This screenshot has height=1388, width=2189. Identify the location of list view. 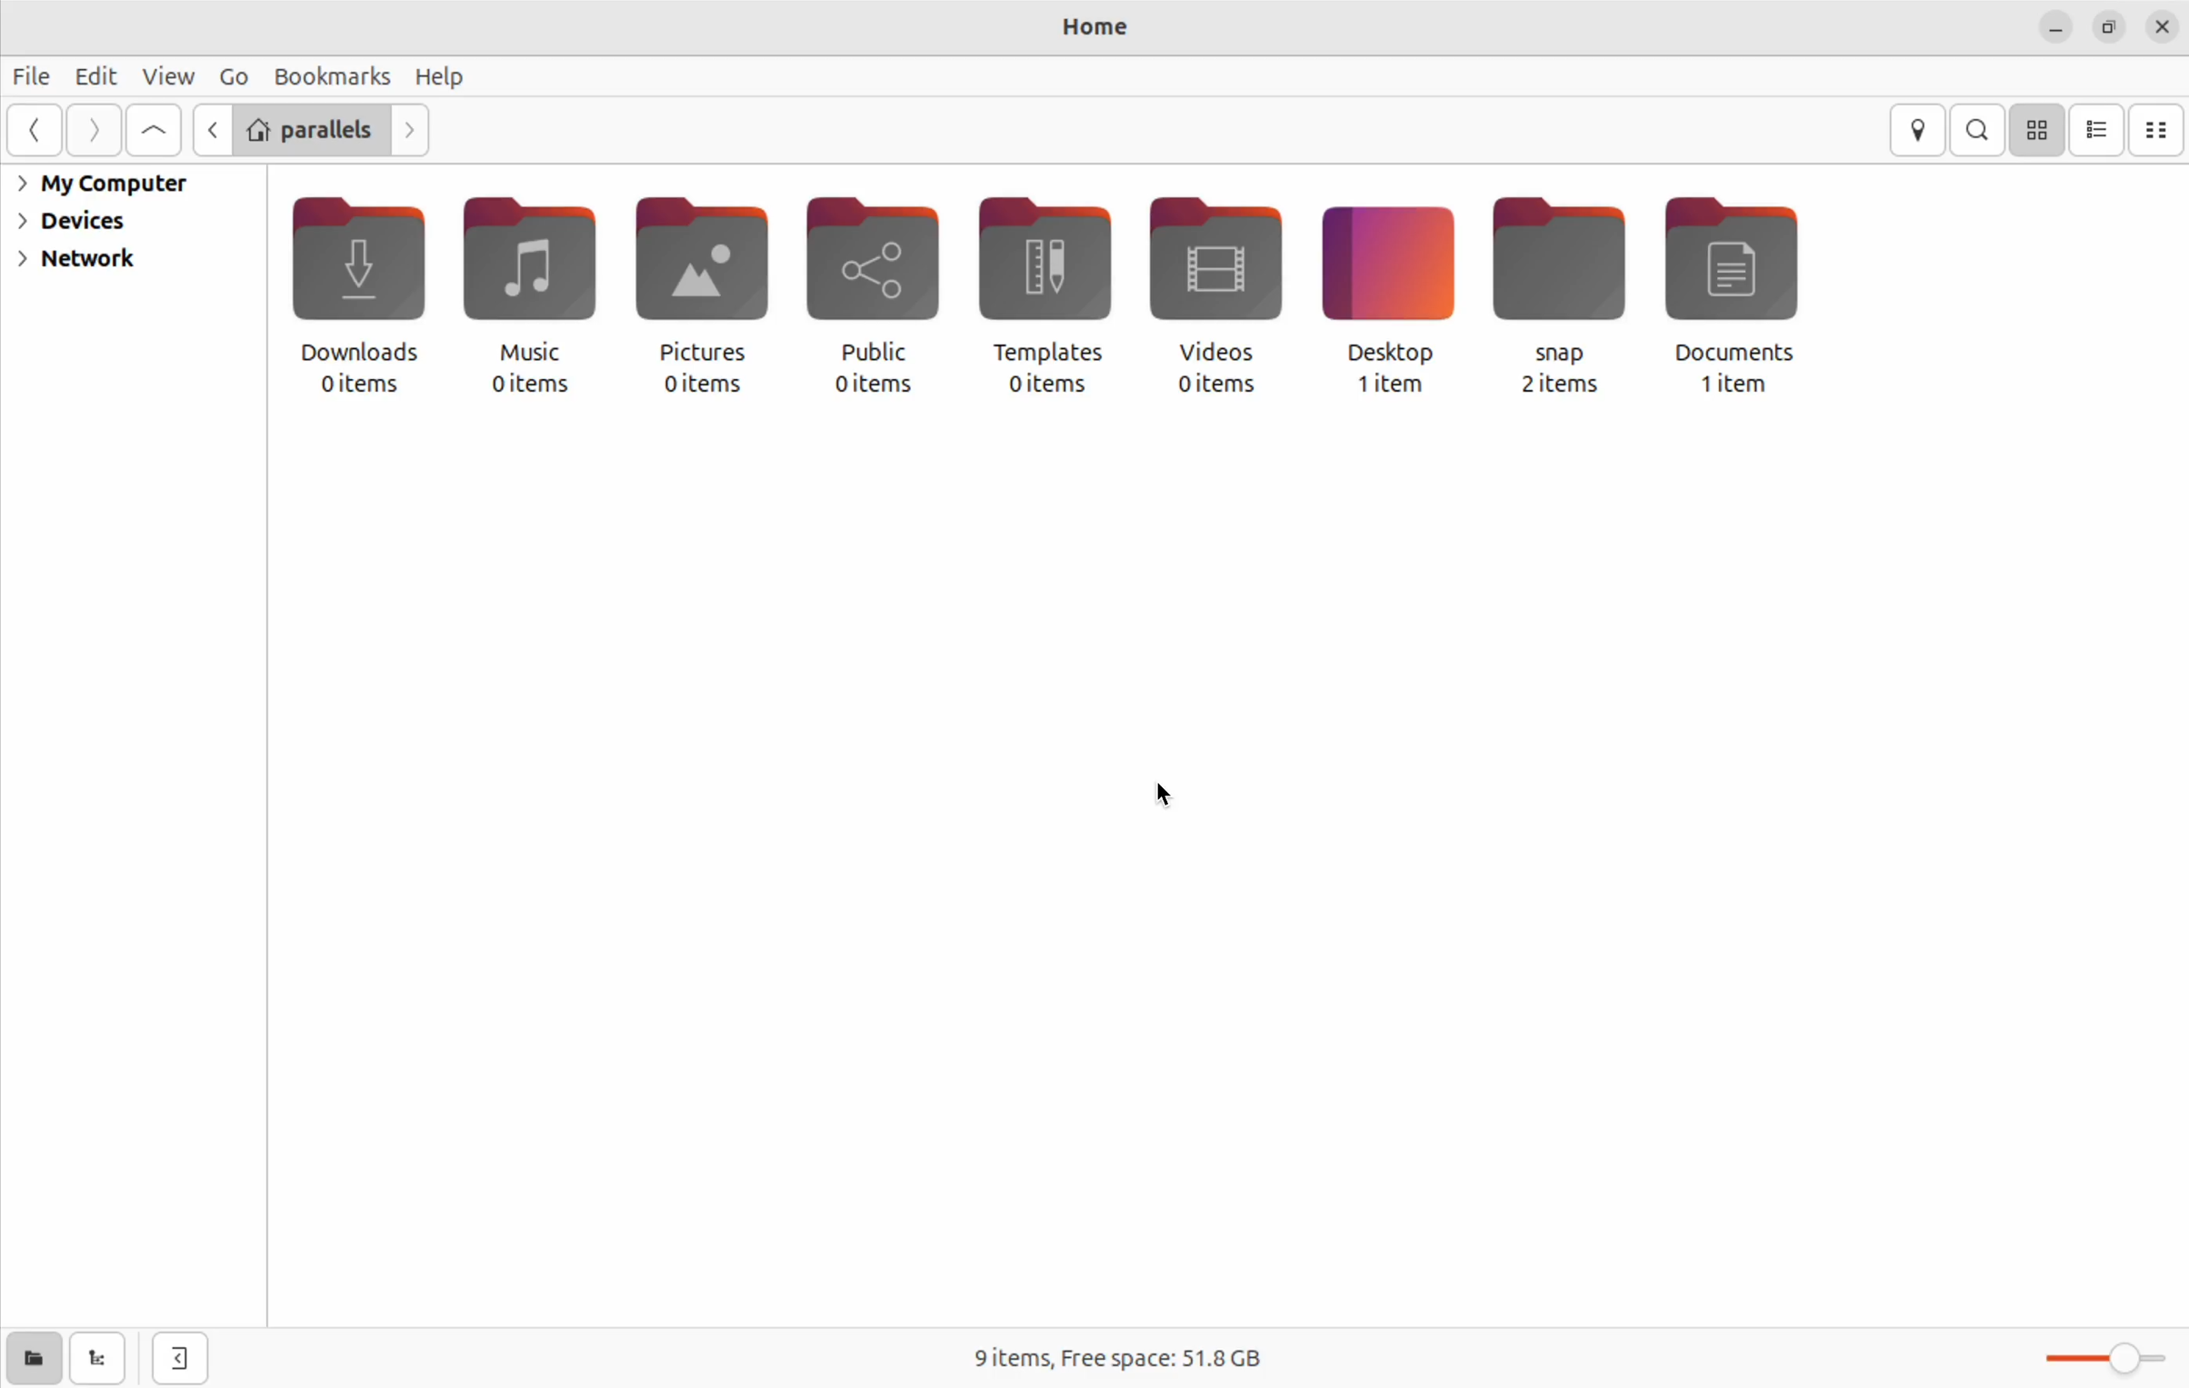
(2101, 131).